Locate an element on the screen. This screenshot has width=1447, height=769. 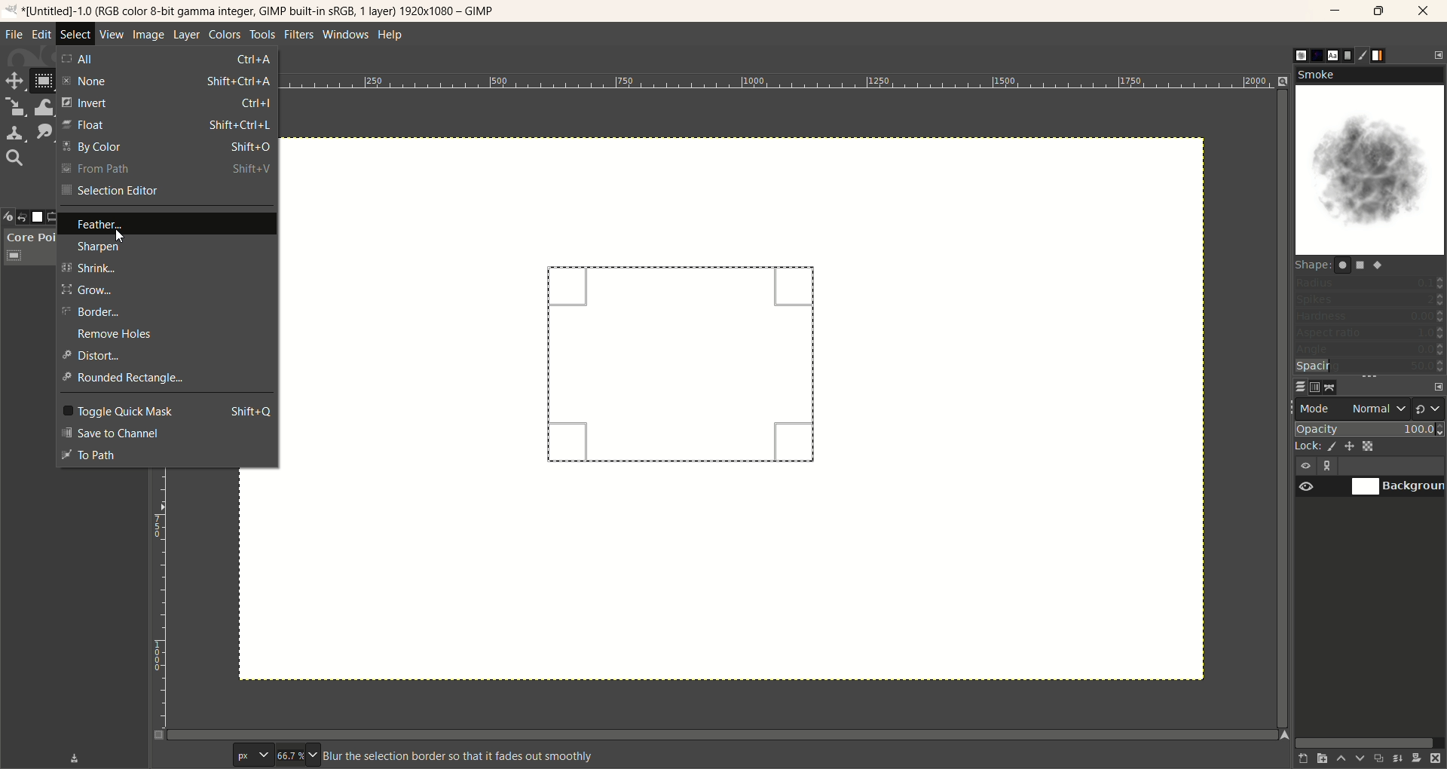
toggle quick mask is located at coordinates (168, 409).